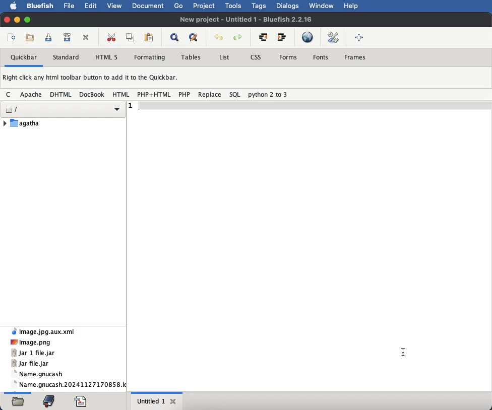  What do you see at coordinates (31, 38) in the screenshot?
I see `open file` at bounding box center [31, 38].